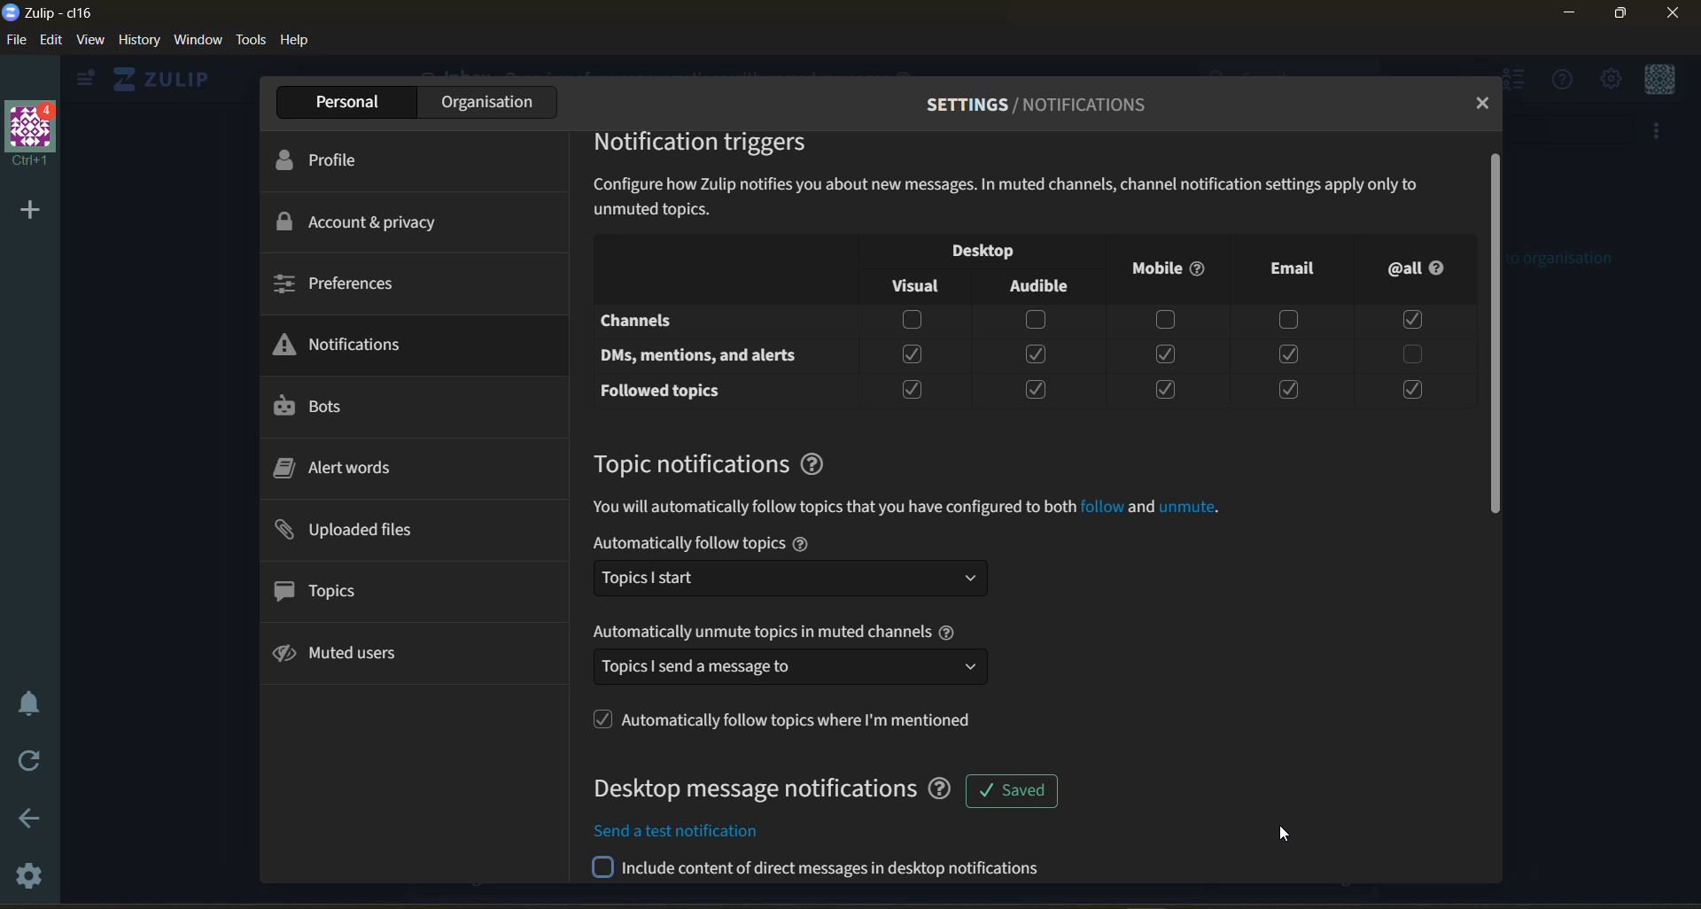 This screenshot has width=1701, height=909. I want to click on Maximize, so click(1625, 17).